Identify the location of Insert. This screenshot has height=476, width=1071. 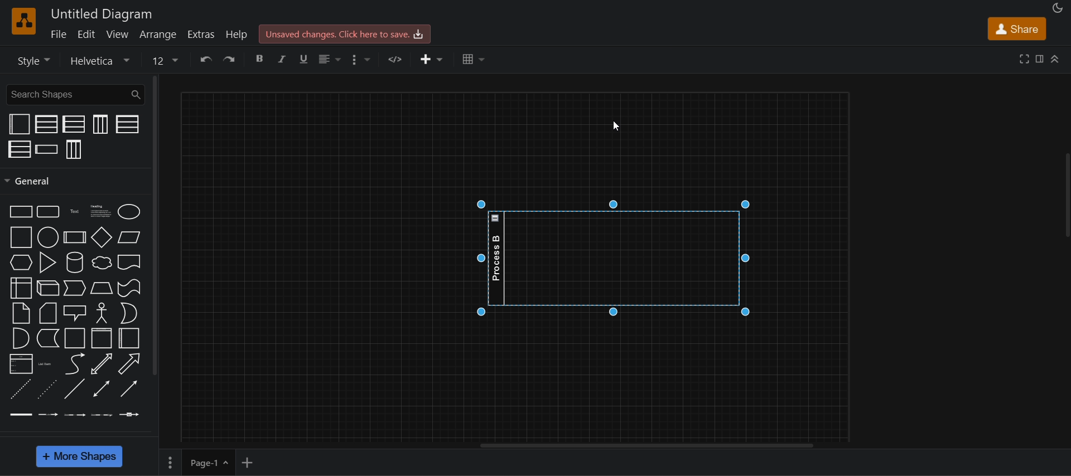
(432, 59).